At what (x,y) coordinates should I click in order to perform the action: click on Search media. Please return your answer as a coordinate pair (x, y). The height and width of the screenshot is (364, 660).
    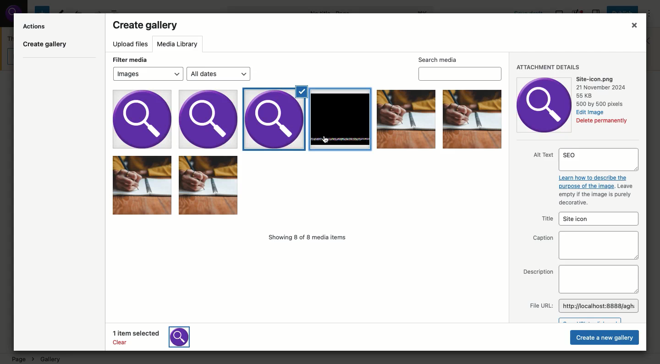
    Looking at the image, I should click on (460, 67).